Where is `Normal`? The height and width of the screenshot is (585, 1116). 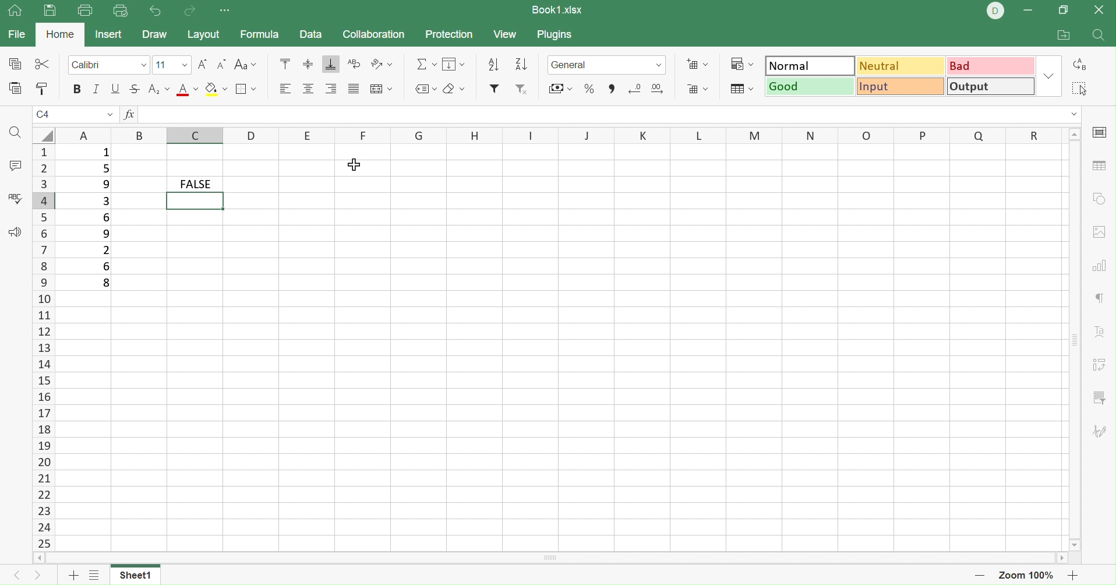
Normal is located at coordinates (811, 64).